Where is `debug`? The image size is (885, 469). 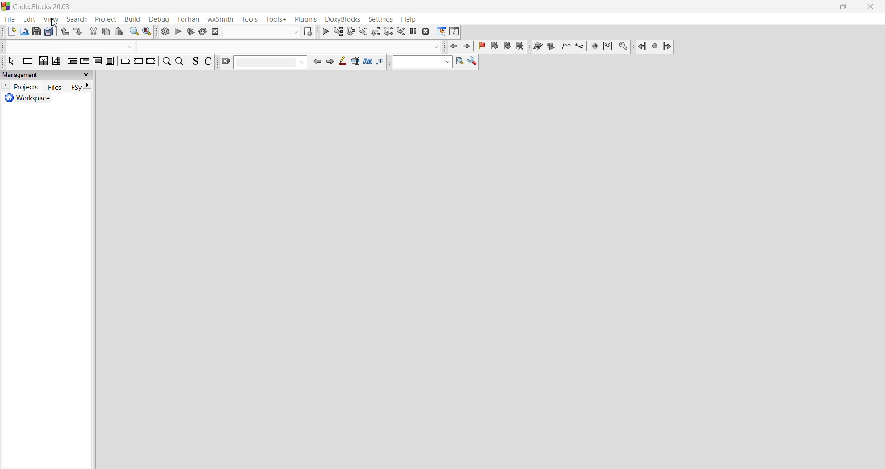
debug is located at coordinates (159, 19).